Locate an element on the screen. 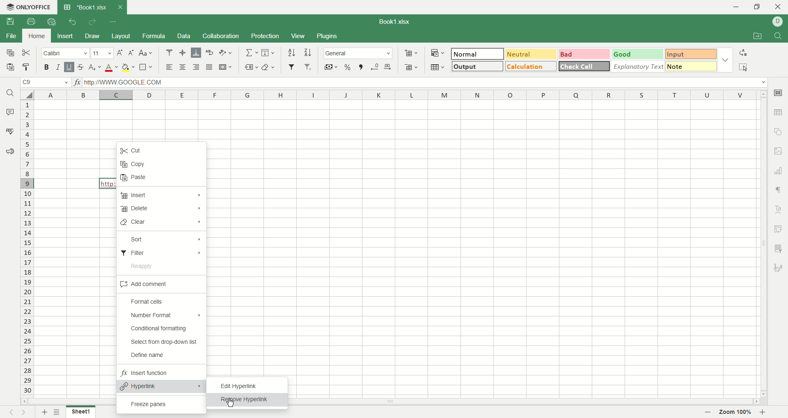 This screenshot has height=418, width=788. table option is located at coordinates (778, 112).